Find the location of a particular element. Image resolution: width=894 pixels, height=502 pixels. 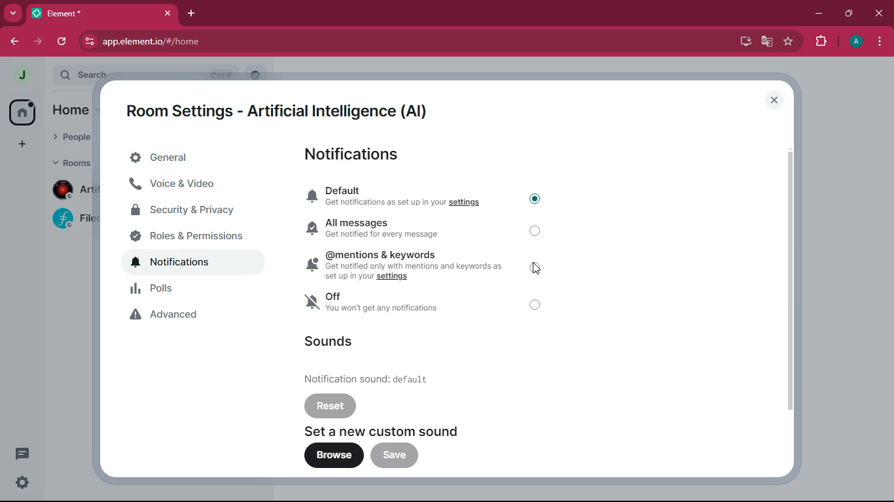

general is located at coordinates (188, 159).